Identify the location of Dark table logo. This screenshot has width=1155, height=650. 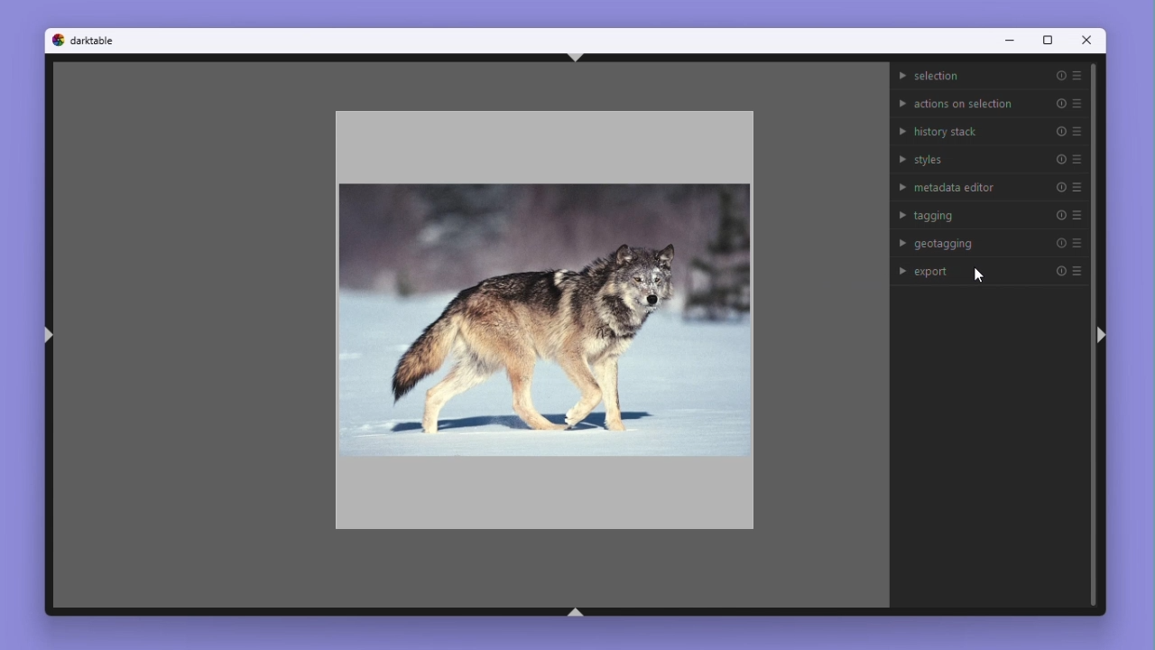
(85, 42).